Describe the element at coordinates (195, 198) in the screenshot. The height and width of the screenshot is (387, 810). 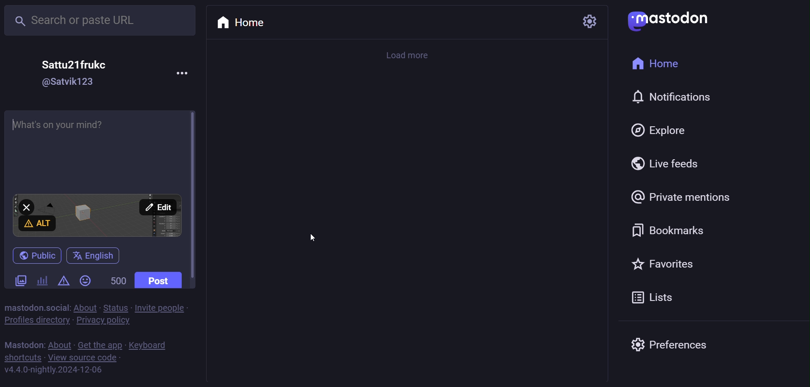
I see `scroll bar` at that location.